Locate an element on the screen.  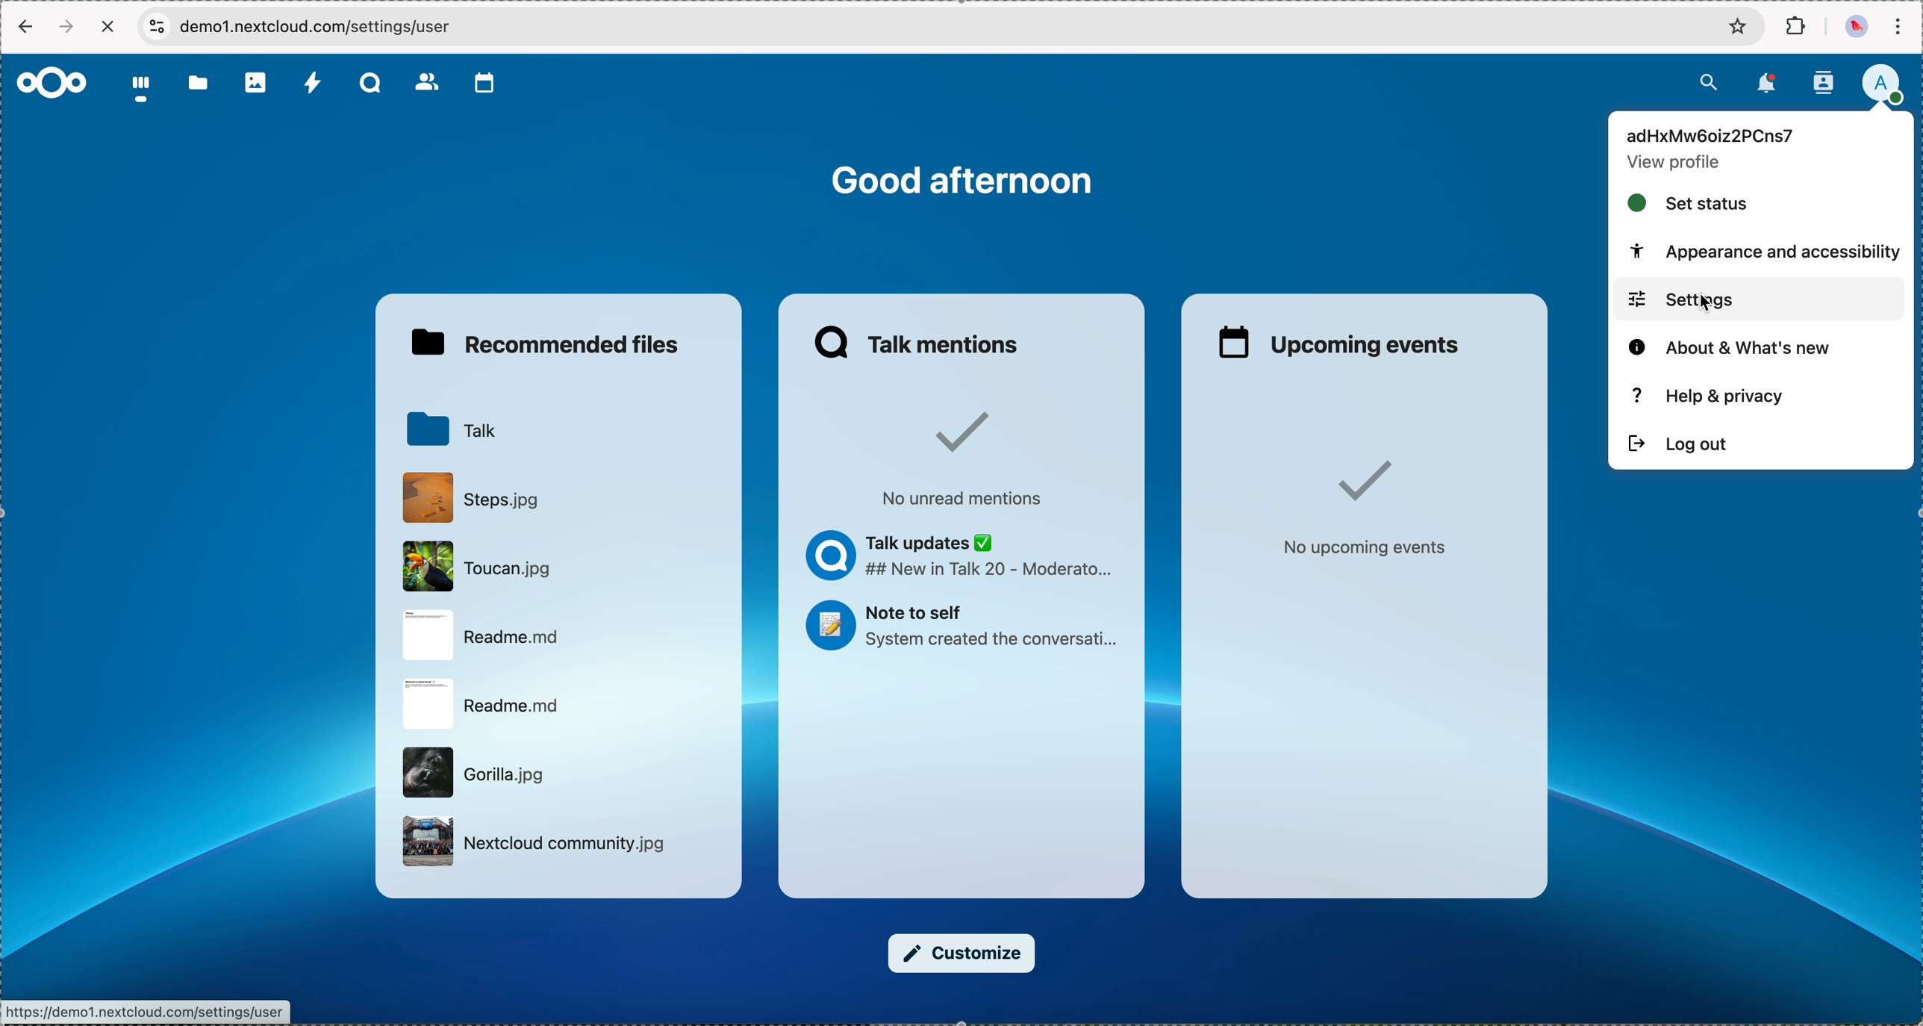
file is located at coordinates (473, 771).